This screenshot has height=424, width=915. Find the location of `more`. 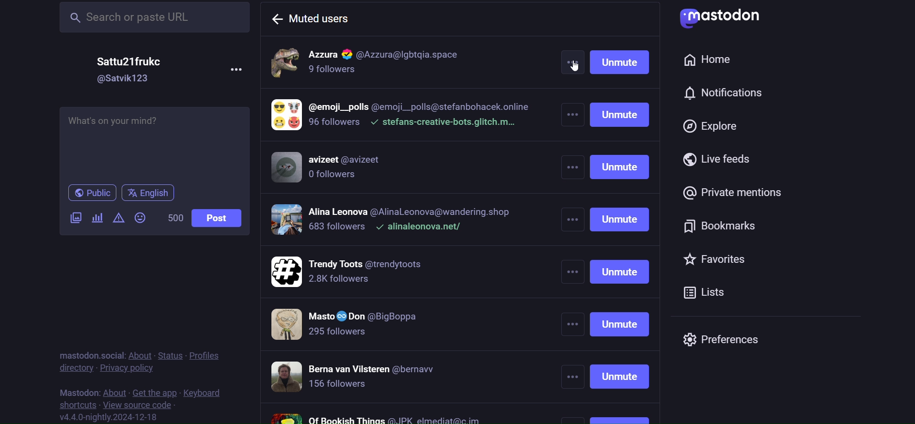

more is located at coordinates (245, 66).